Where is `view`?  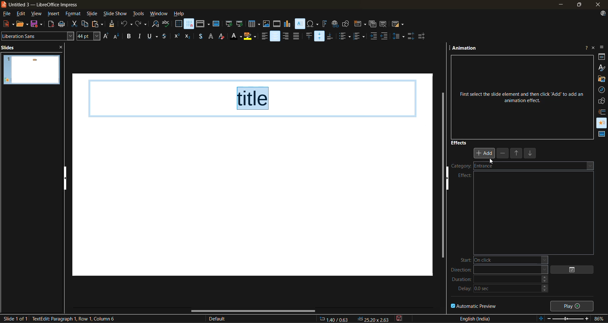
view is located at coordinates (38, 14).